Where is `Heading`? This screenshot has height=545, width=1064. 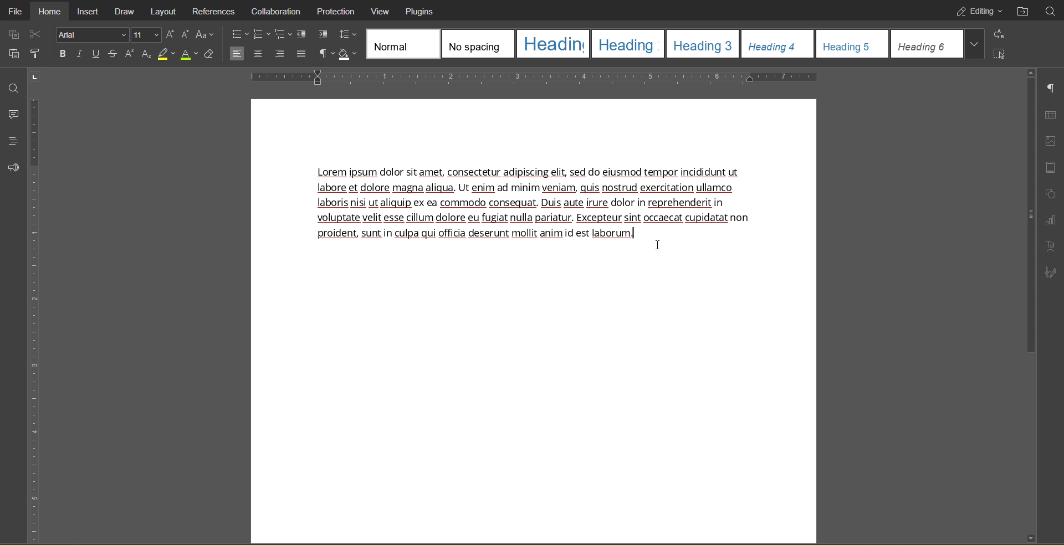
Heading is located at coordinates (628, 45).